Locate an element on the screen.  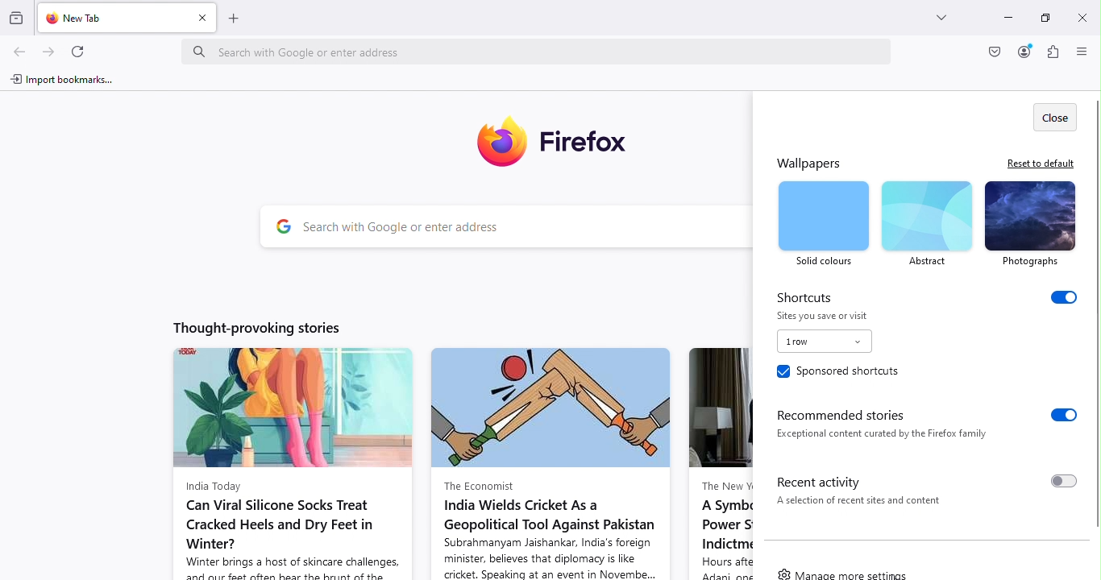
Sites you save or visit is located at coordinates (823, 317).